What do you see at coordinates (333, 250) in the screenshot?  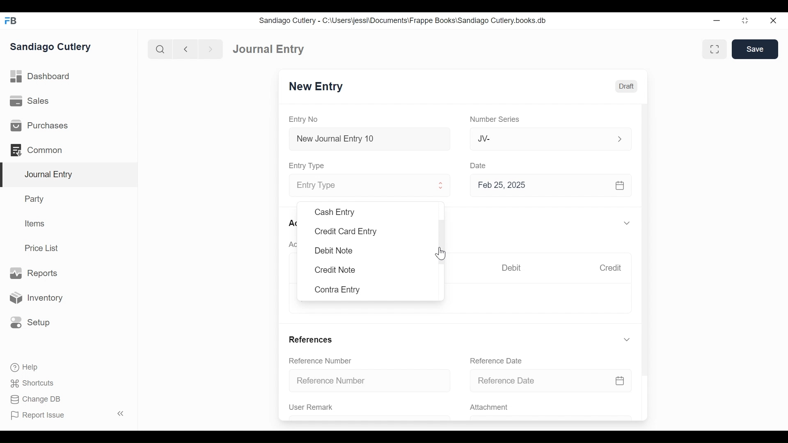 I see `Debit Note` at bounding box center [333, 250].